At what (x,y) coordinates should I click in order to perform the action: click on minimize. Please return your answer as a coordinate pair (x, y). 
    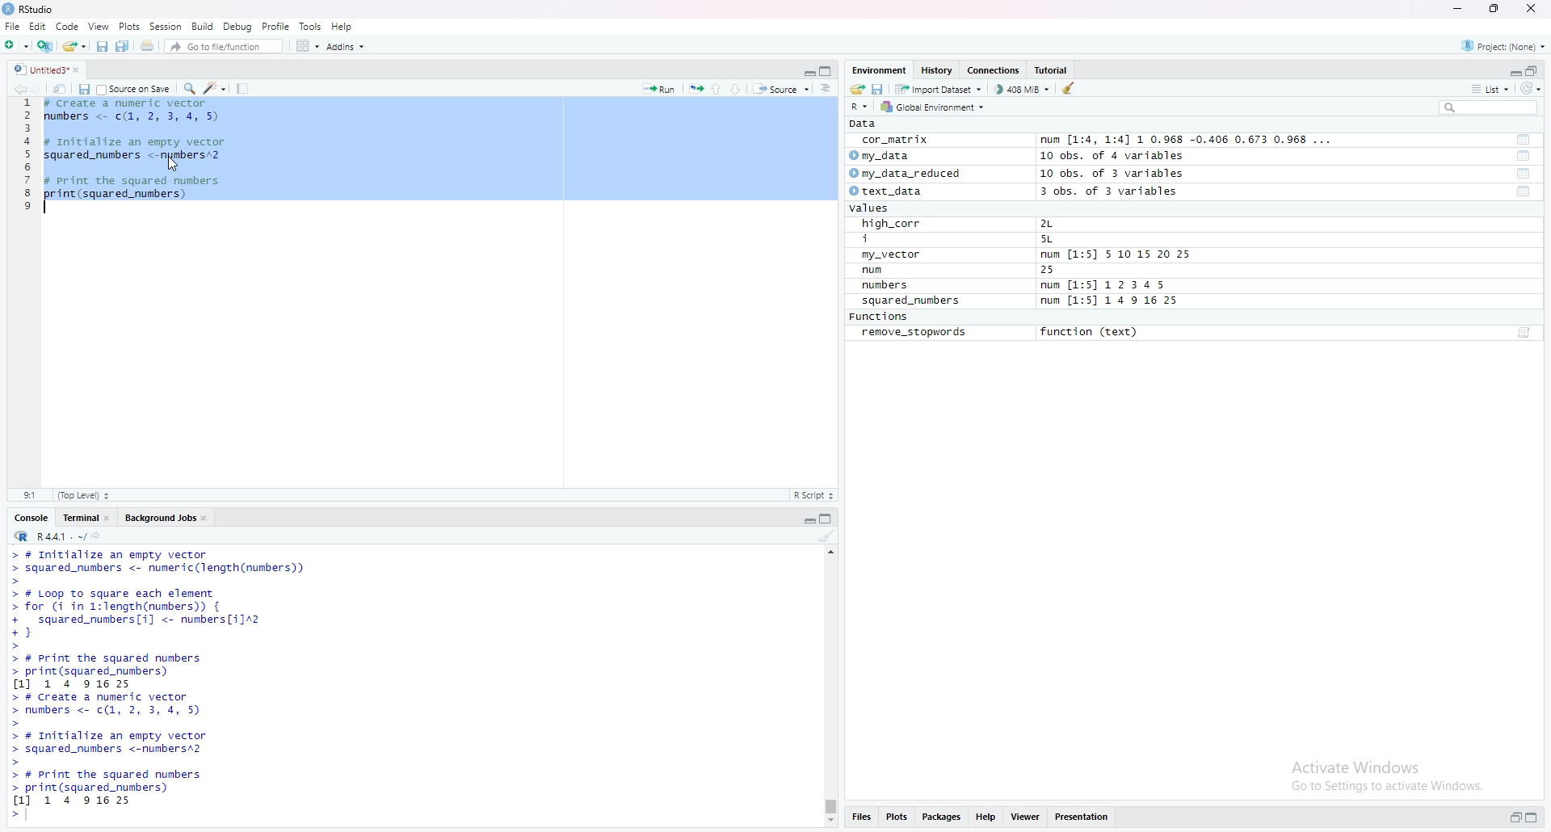
    Looking at the image, I should click on (808, 69).